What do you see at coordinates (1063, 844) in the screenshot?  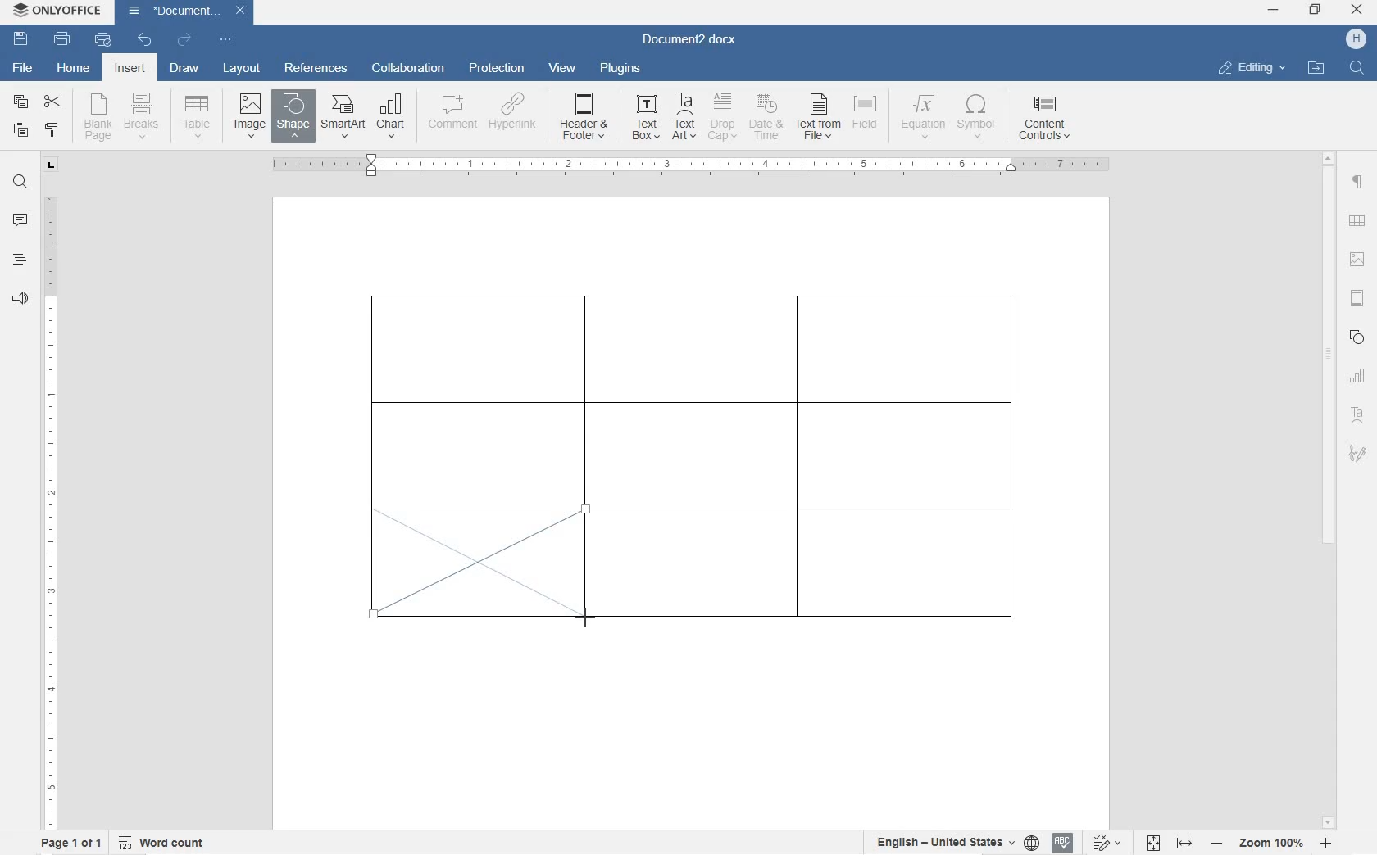 I see `spell check` at bounding box center [1063, 844].